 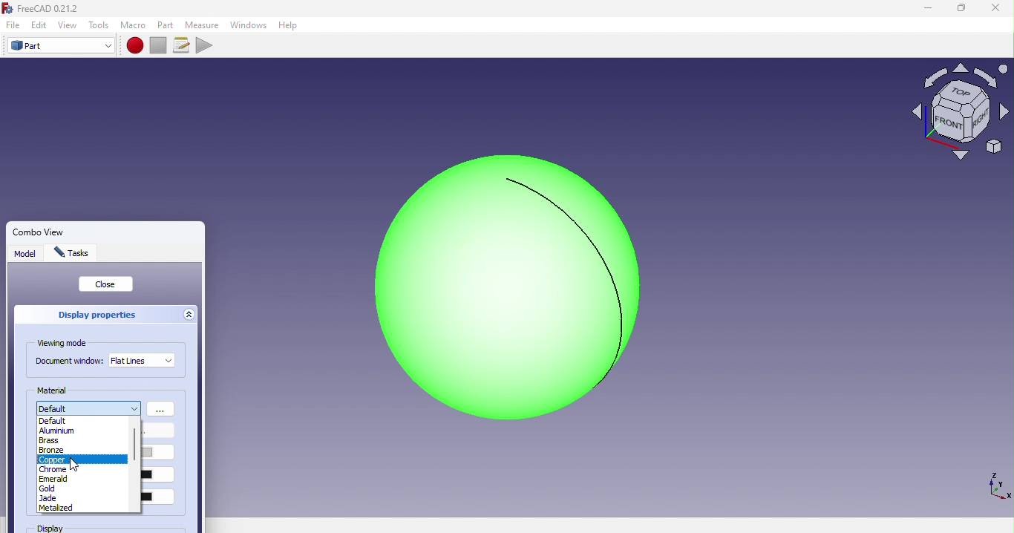 I want to click on Drop down menu, so click(x=143, y=360).